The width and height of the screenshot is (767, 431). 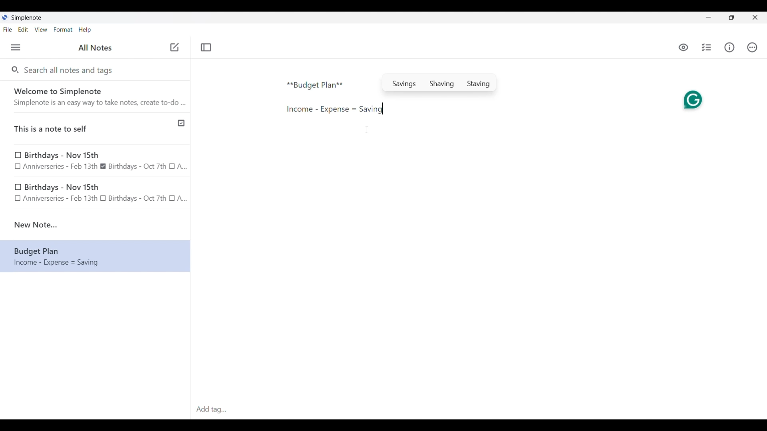 What do you see at coordinates (27, 18) in the screenshot?
I see `Software name` at bounding box center [27, 18].